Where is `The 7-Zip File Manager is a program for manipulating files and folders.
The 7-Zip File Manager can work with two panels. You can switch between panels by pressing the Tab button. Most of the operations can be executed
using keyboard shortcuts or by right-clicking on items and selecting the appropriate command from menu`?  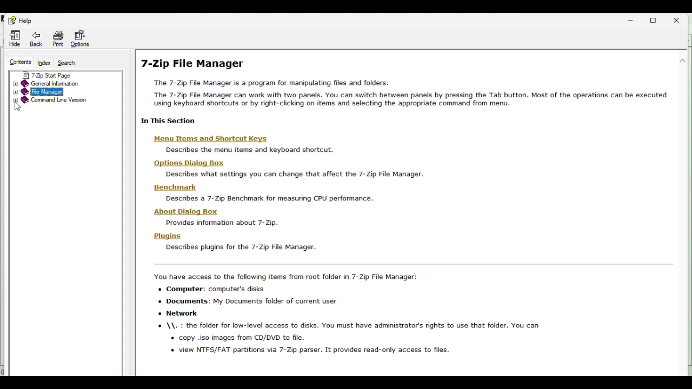 The 7-Zip File Manager is a program for manipulating files and folders.
The 7-Zip File Manager can work with two panels. You can switch between panels by pressing the Tab button. Most of the operations can be executed
using keyboard shortcuts or by right-clicking on items and selecting the appropriate command from menu is located at coordinates (408, 95).